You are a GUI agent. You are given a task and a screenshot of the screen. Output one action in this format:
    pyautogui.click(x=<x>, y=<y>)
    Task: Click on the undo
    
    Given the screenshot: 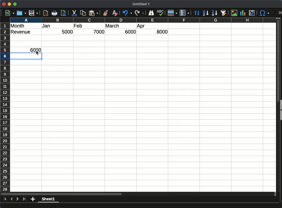 What is the action you would take?
    pyautogui.click(x=127, y=13)
    